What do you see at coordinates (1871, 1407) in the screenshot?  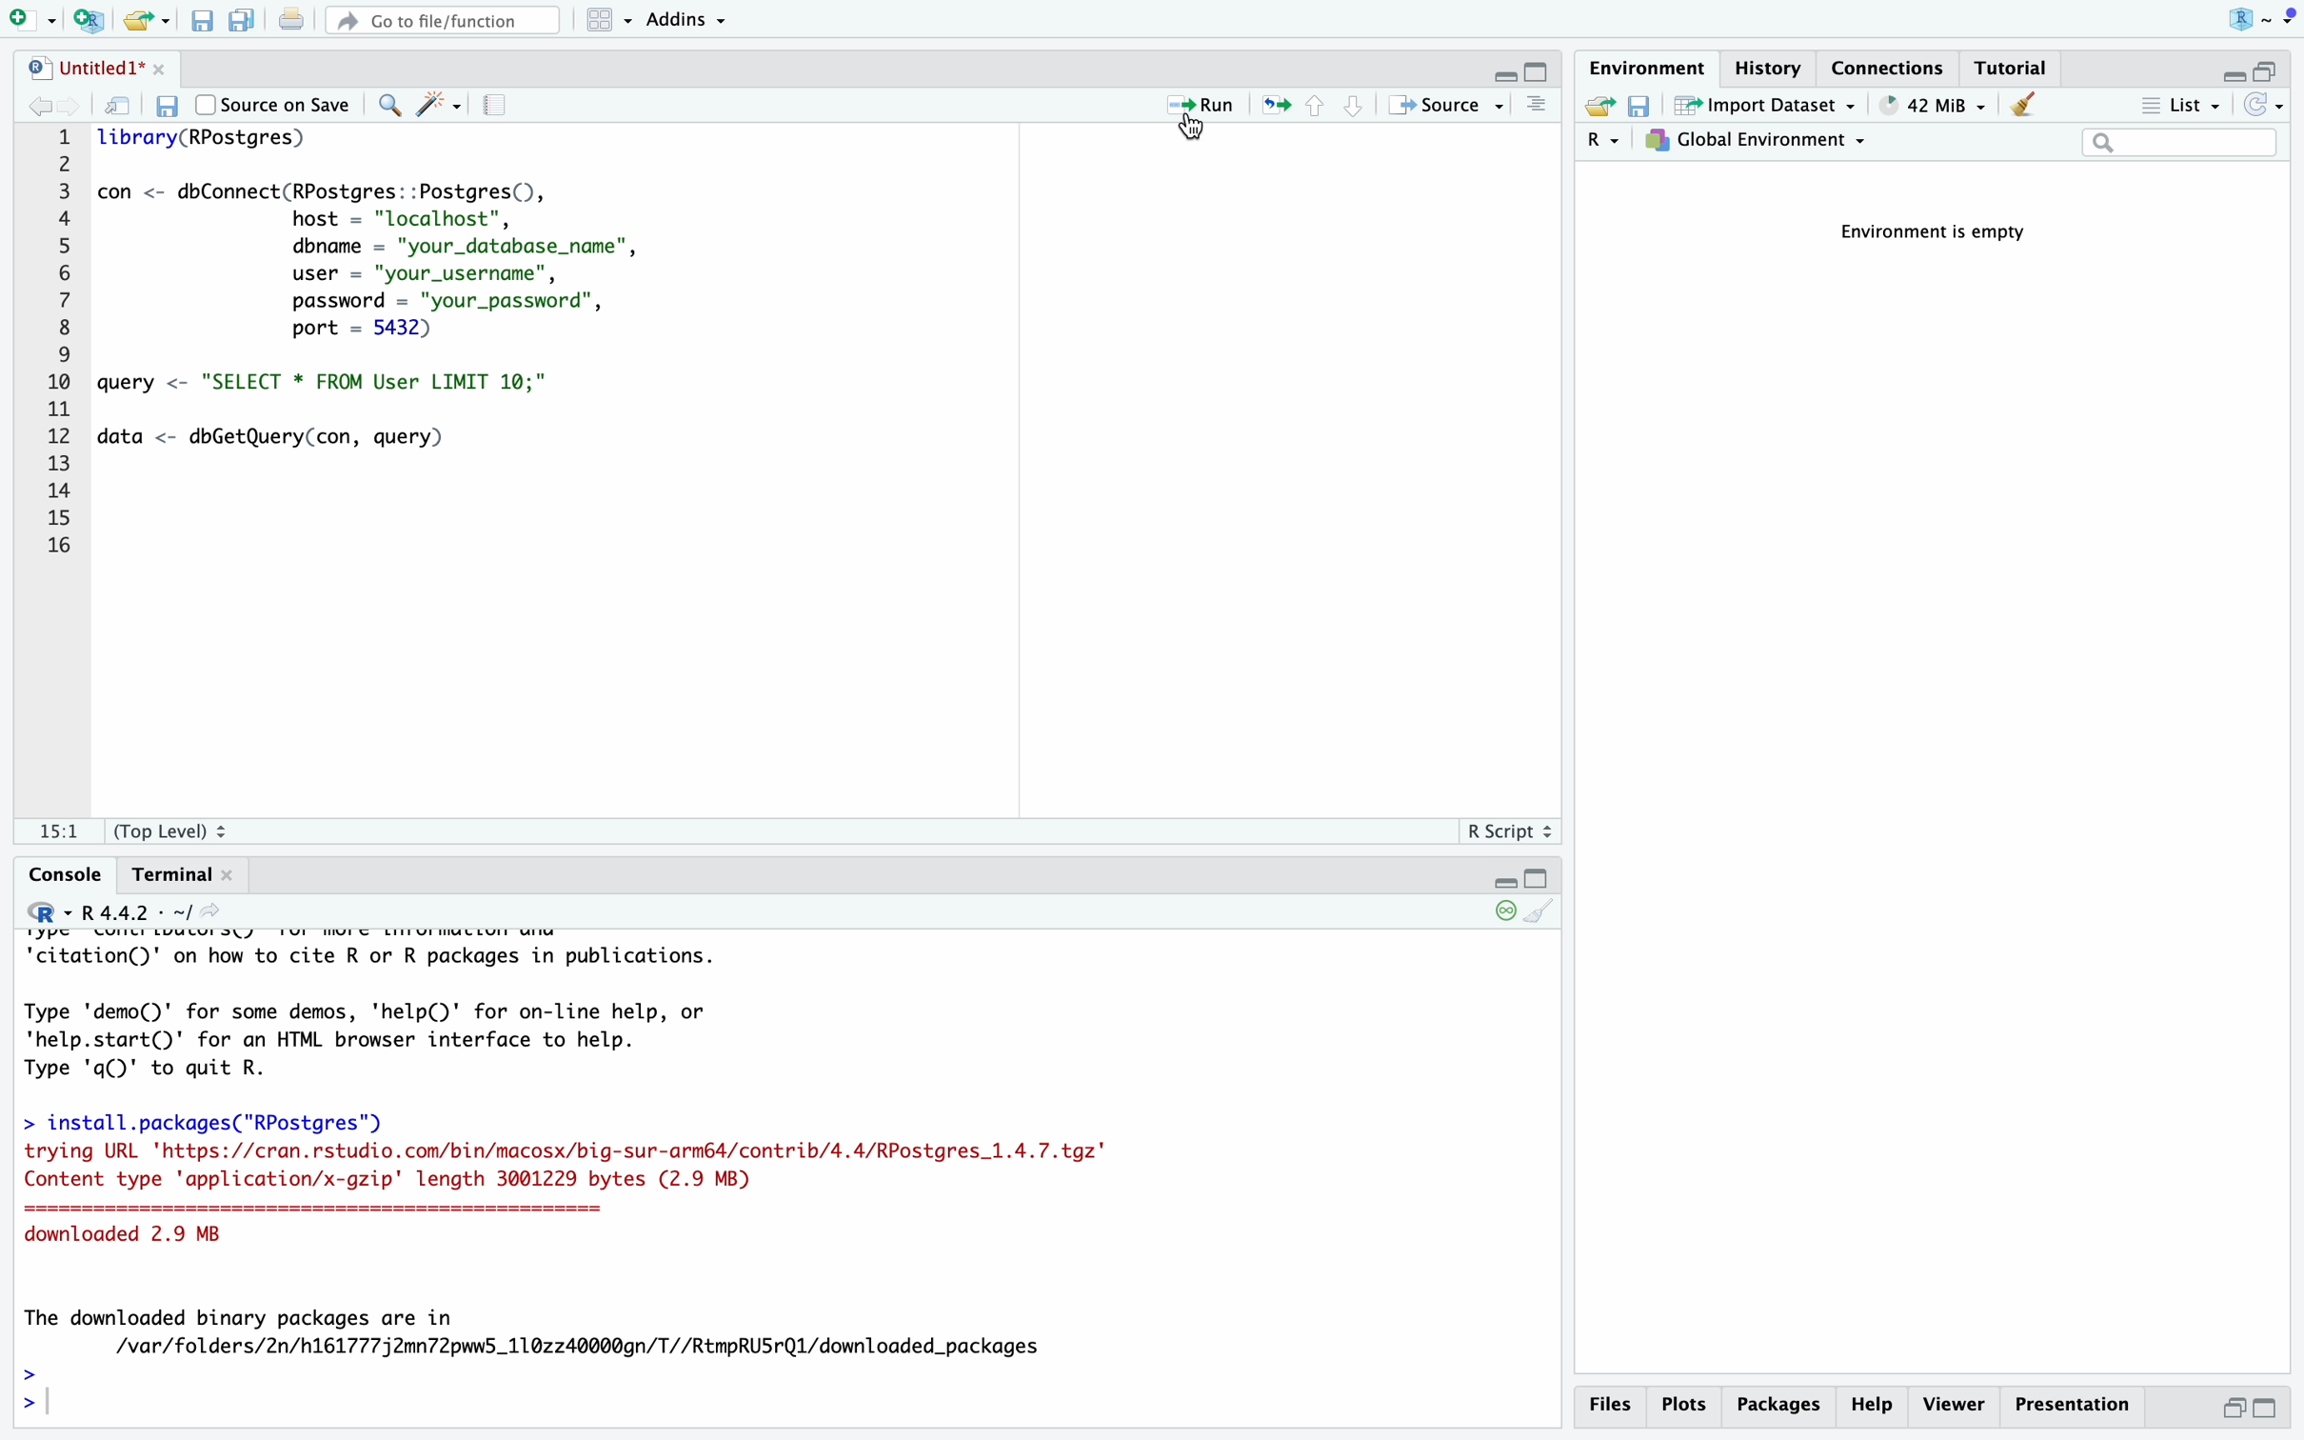 I see `help` at bounding box center [1871, 1407].